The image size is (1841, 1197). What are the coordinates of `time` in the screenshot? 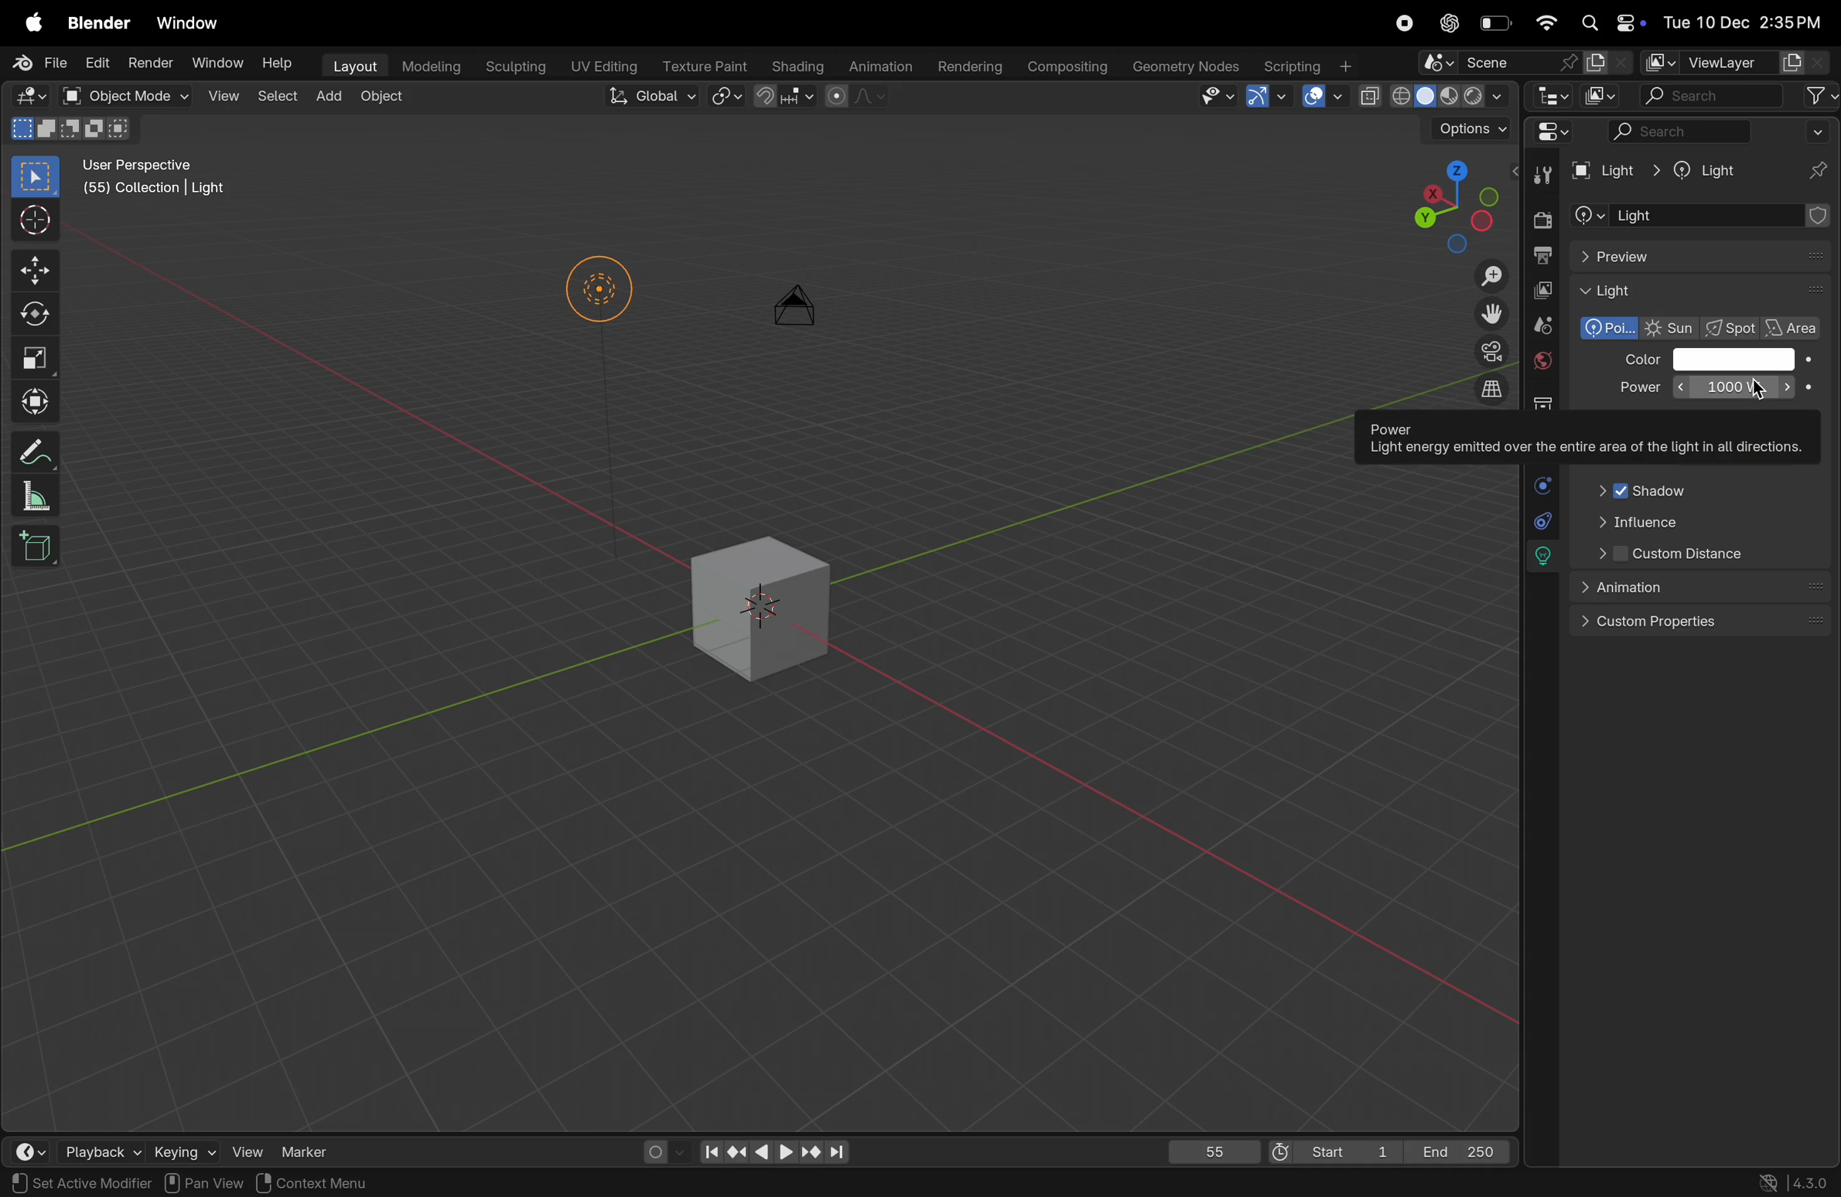 It's located at (37, 1151).